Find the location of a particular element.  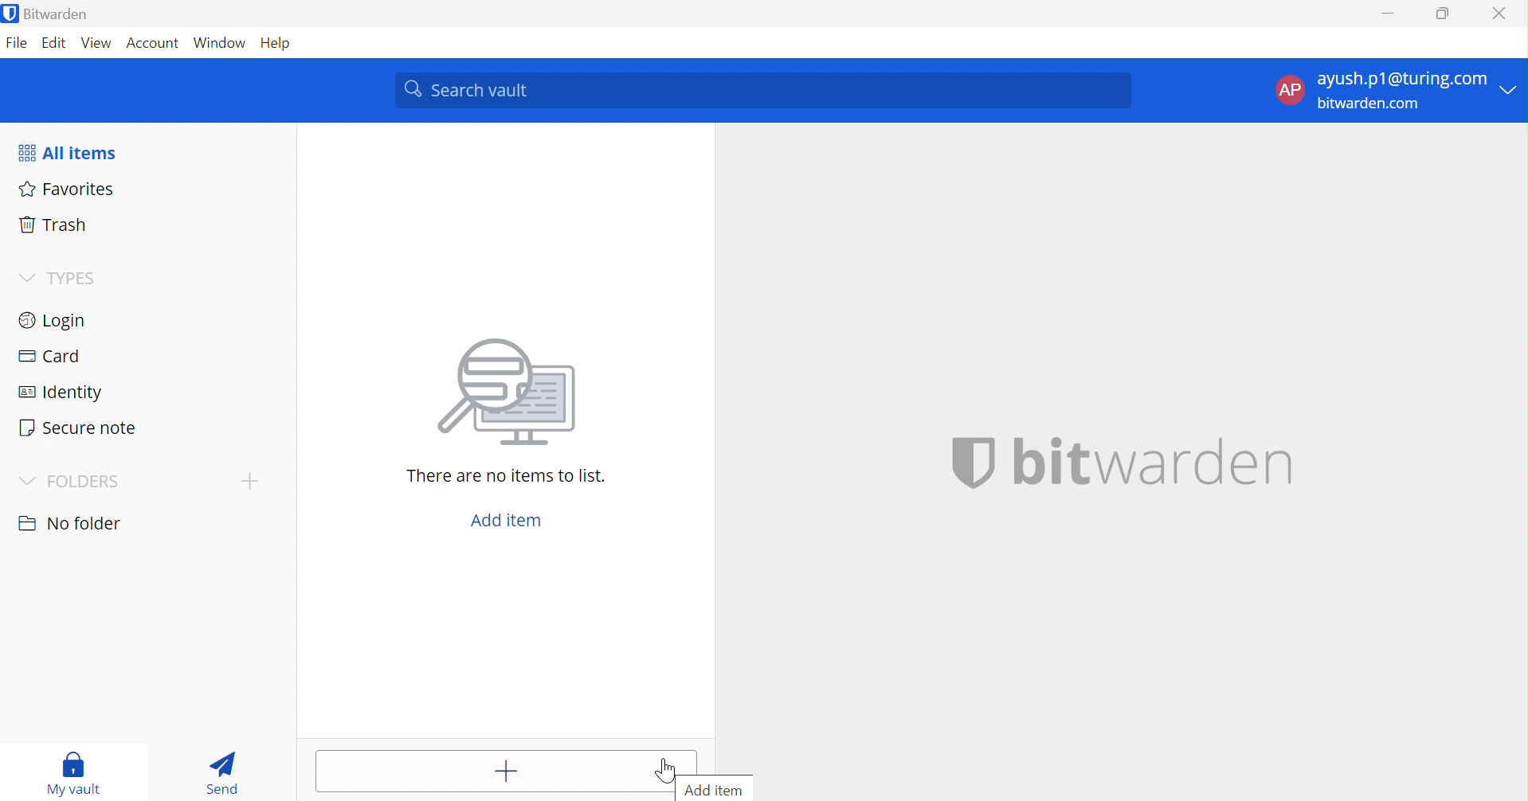

Edit is located at coordinates (56, 45).